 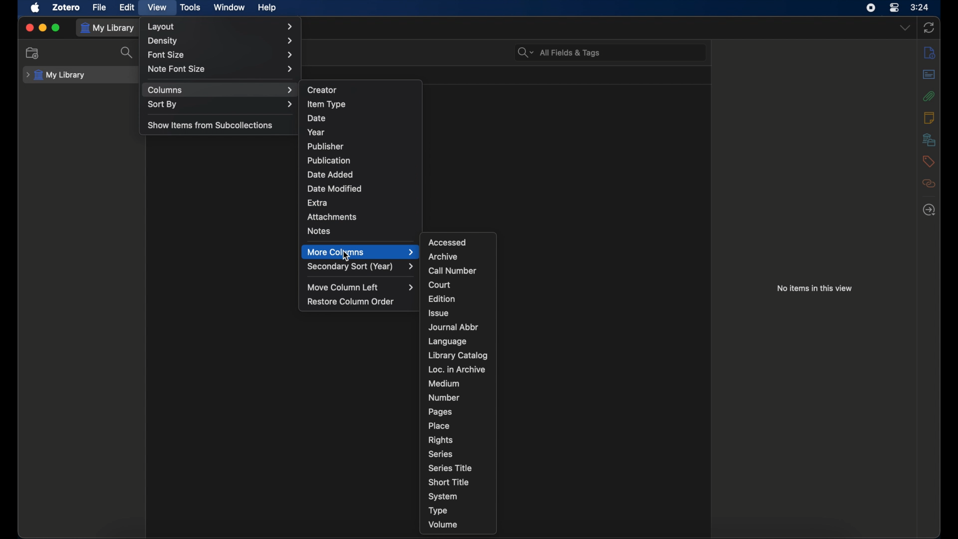 What do you see at coordinates (57, 28) in the screenshot?
I see `maximize` at bounding box center [57, 28].